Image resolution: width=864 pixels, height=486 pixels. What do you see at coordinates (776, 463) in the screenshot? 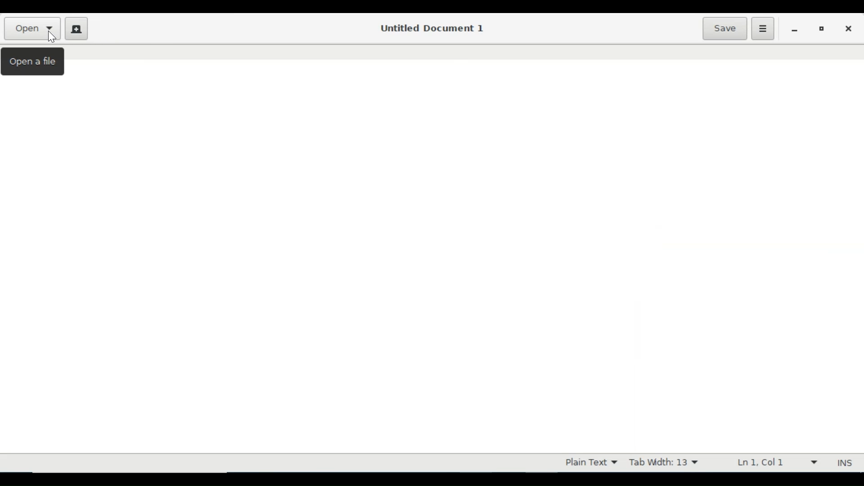
I see `Ln 1 Col 1` at bounding box center [776, 463].